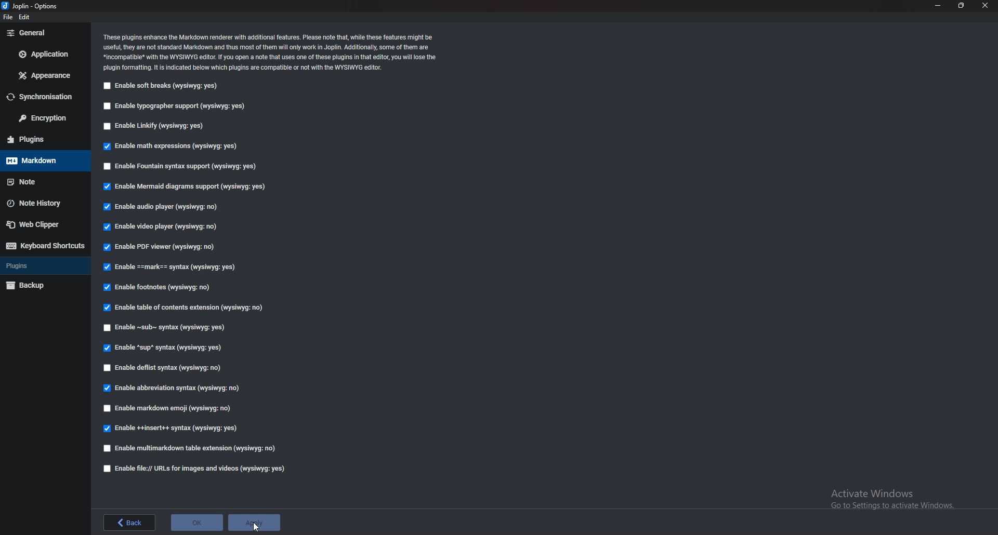 The width and height of the screenshot is (998, 535). Describe the element at coordinates (182, 307) in the screenshot. I see `Enable table of contents` at that location.